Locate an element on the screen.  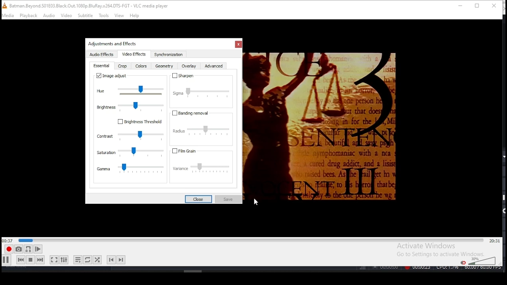
record is located at coordinates (8, 249).